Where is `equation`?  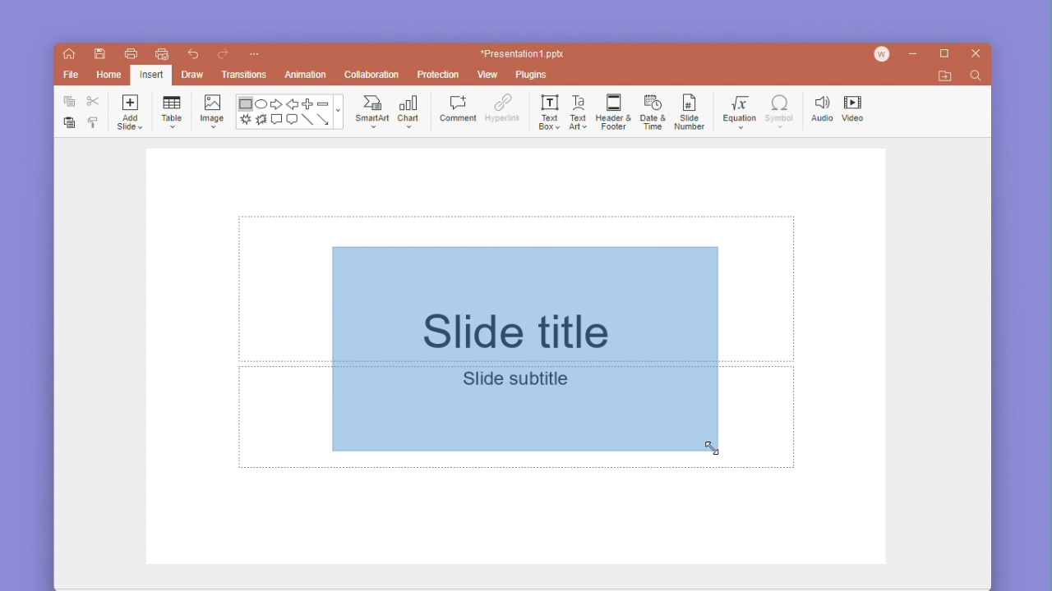 equation is located at coordinates (736, 108).